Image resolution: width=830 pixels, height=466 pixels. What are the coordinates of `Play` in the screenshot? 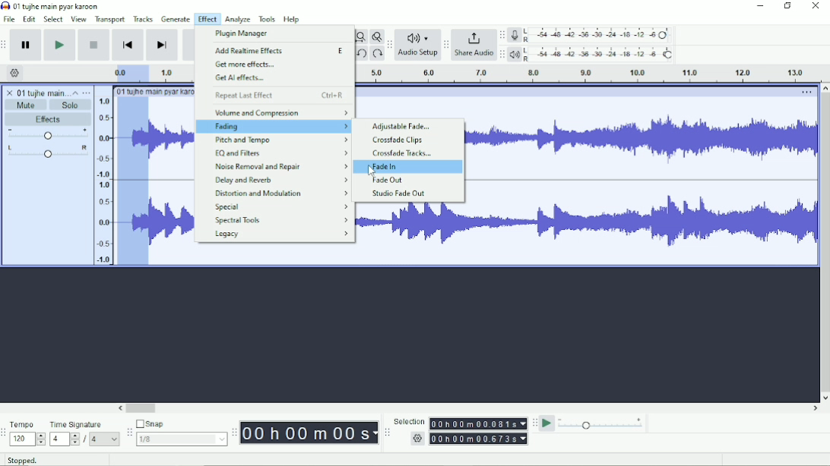 It's located at (59, 45).